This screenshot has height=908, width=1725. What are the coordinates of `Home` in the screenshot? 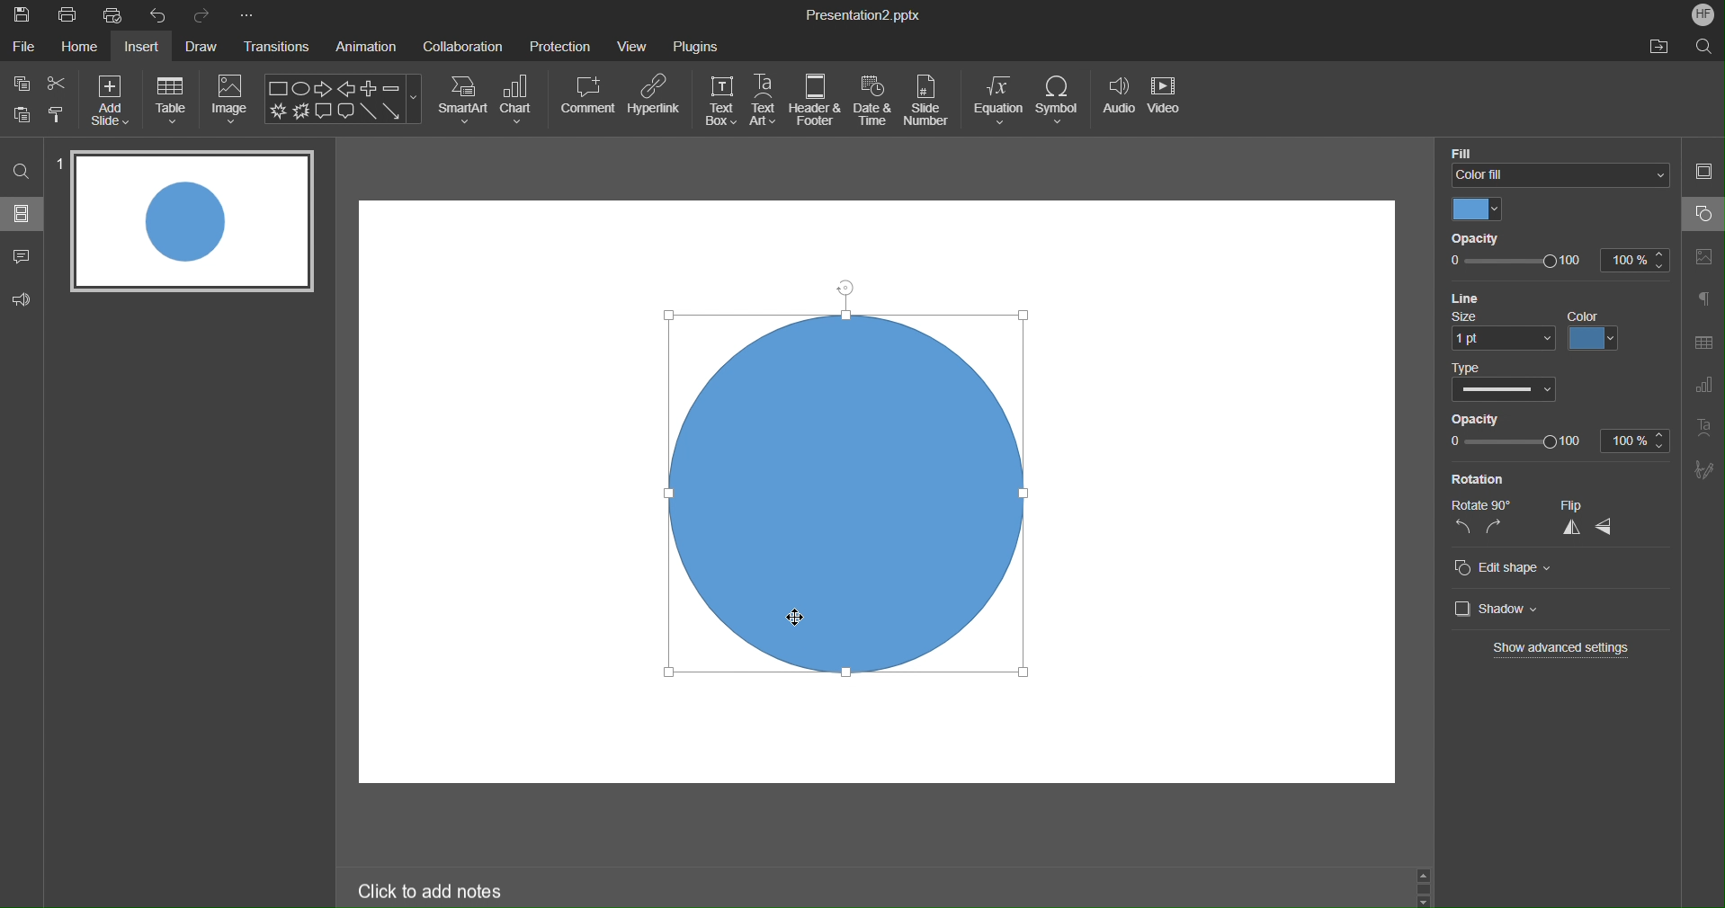 It's located at (77, 48).